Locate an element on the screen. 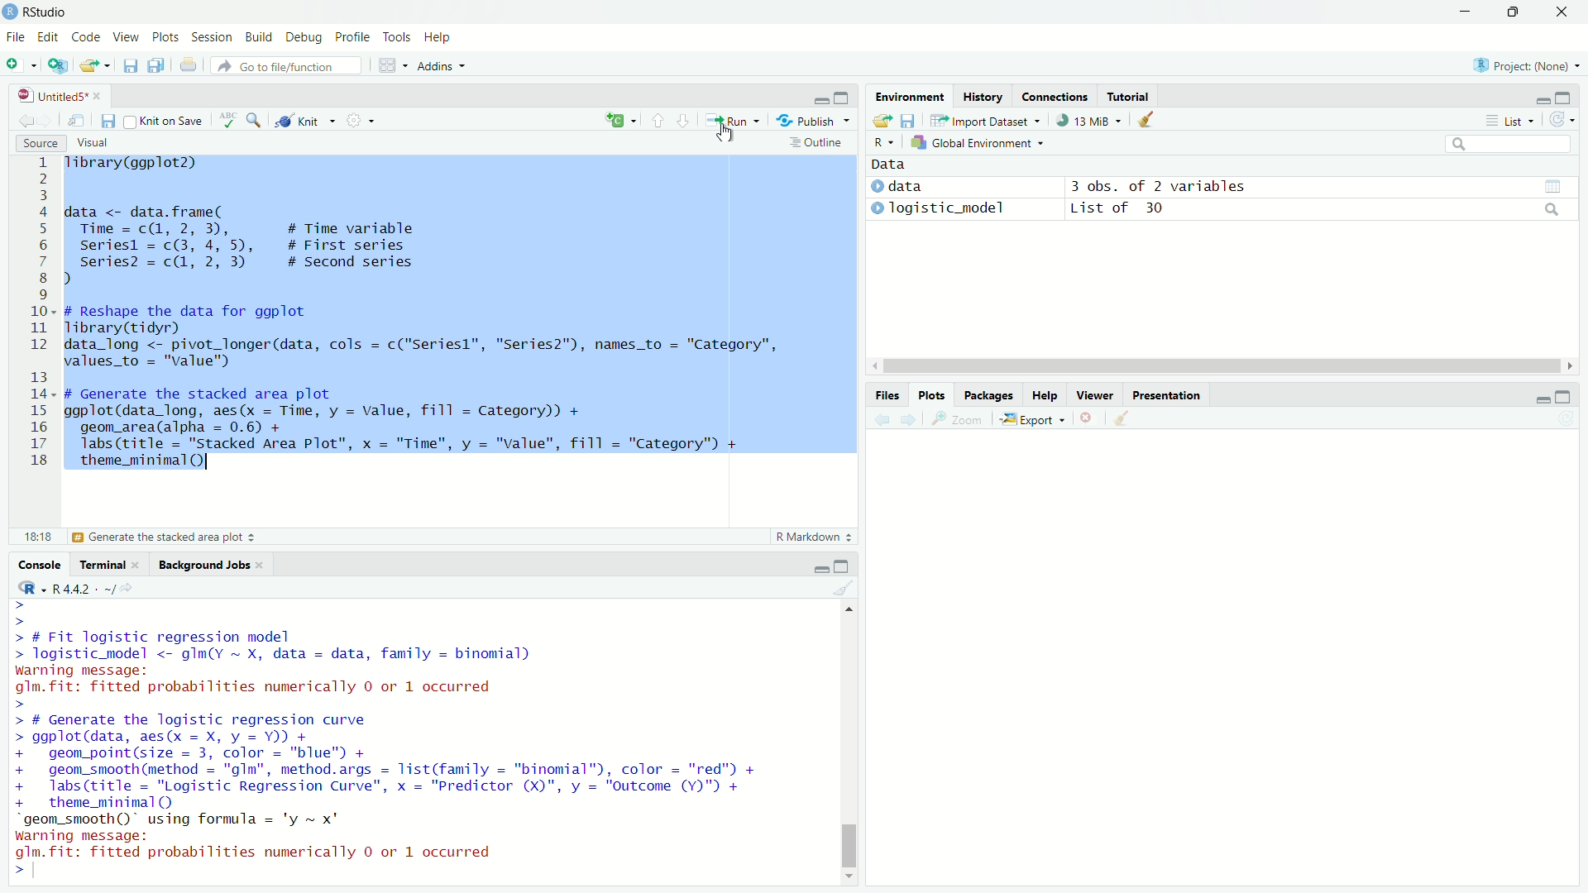 The width and height of the screenshot is (1588, 893). ) data 3 obs. of 2 variables
» Togistic_model List of 30 is located at coordinates (1071, 197).